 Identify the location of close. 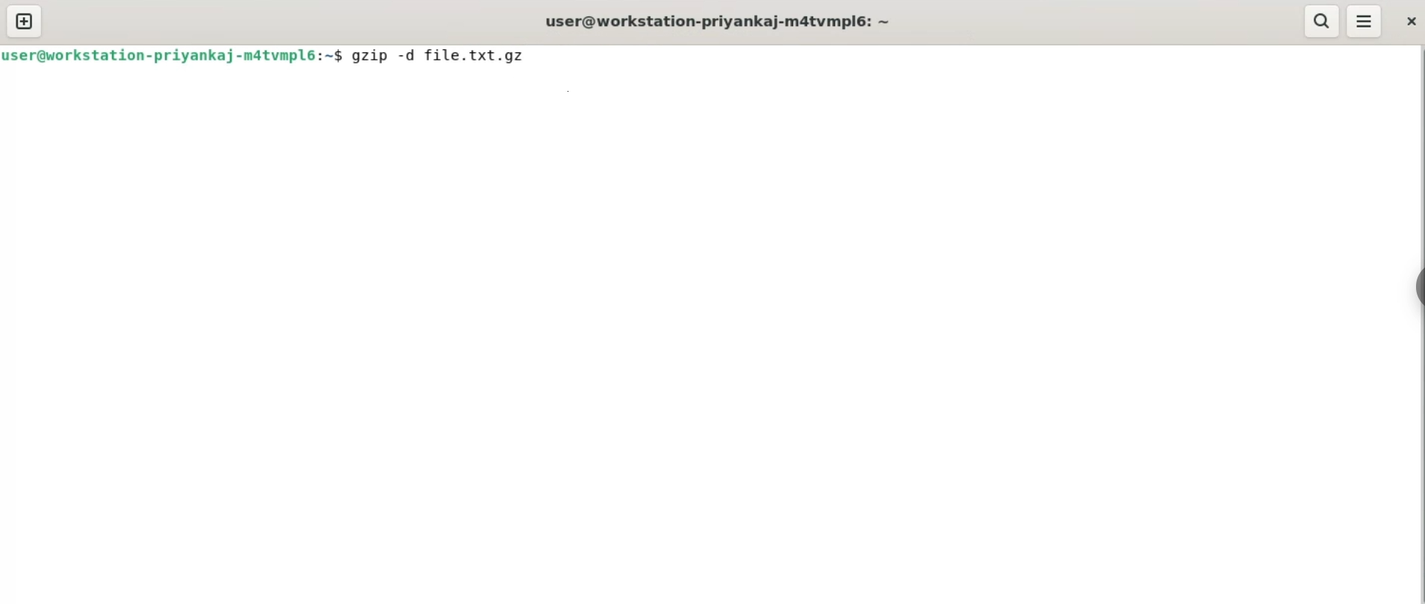
(1412, 21).